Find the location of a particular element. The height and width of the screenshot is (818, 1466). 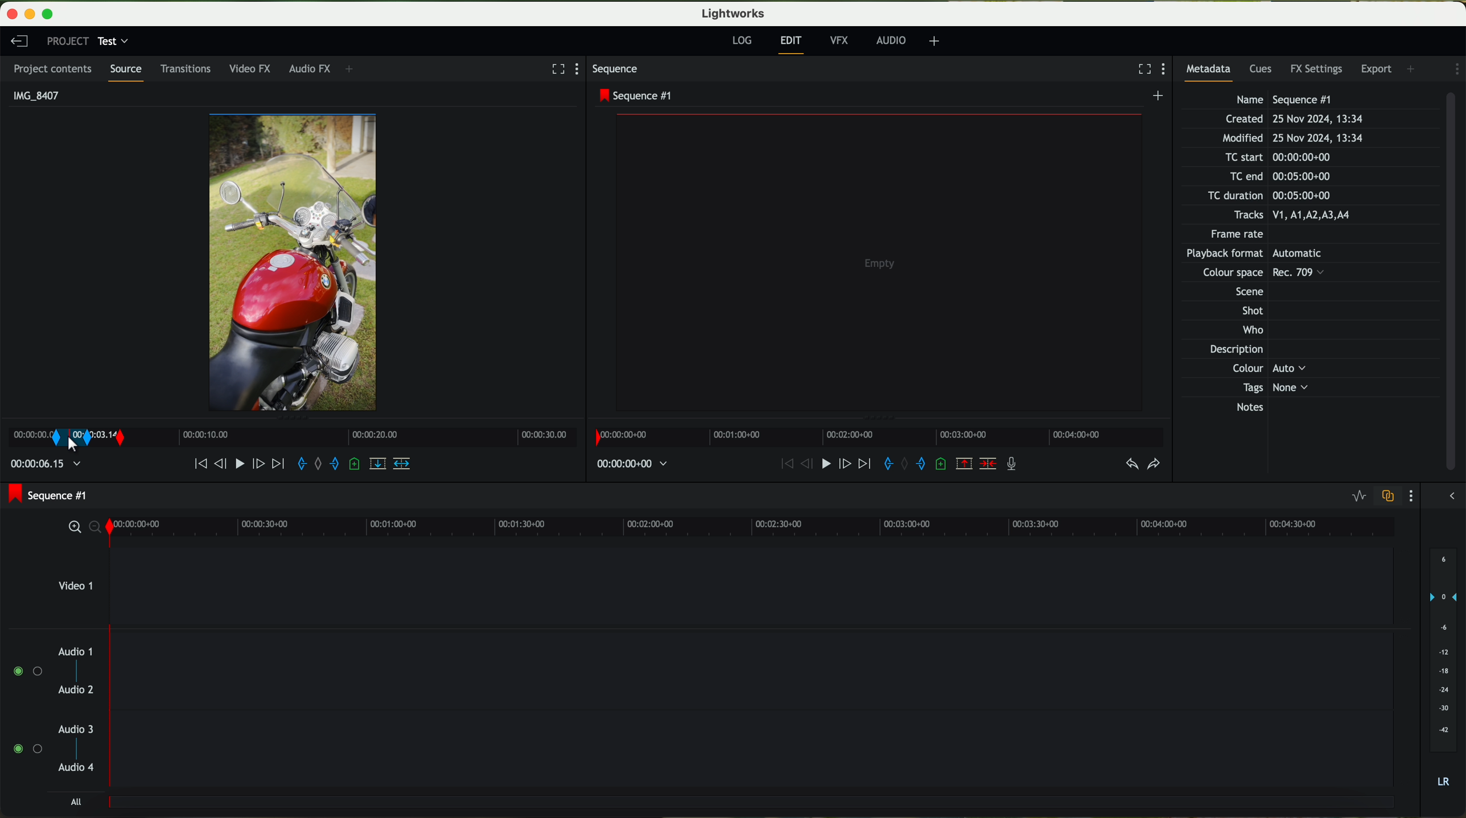

Timeline is located at coordinates (352, 436).